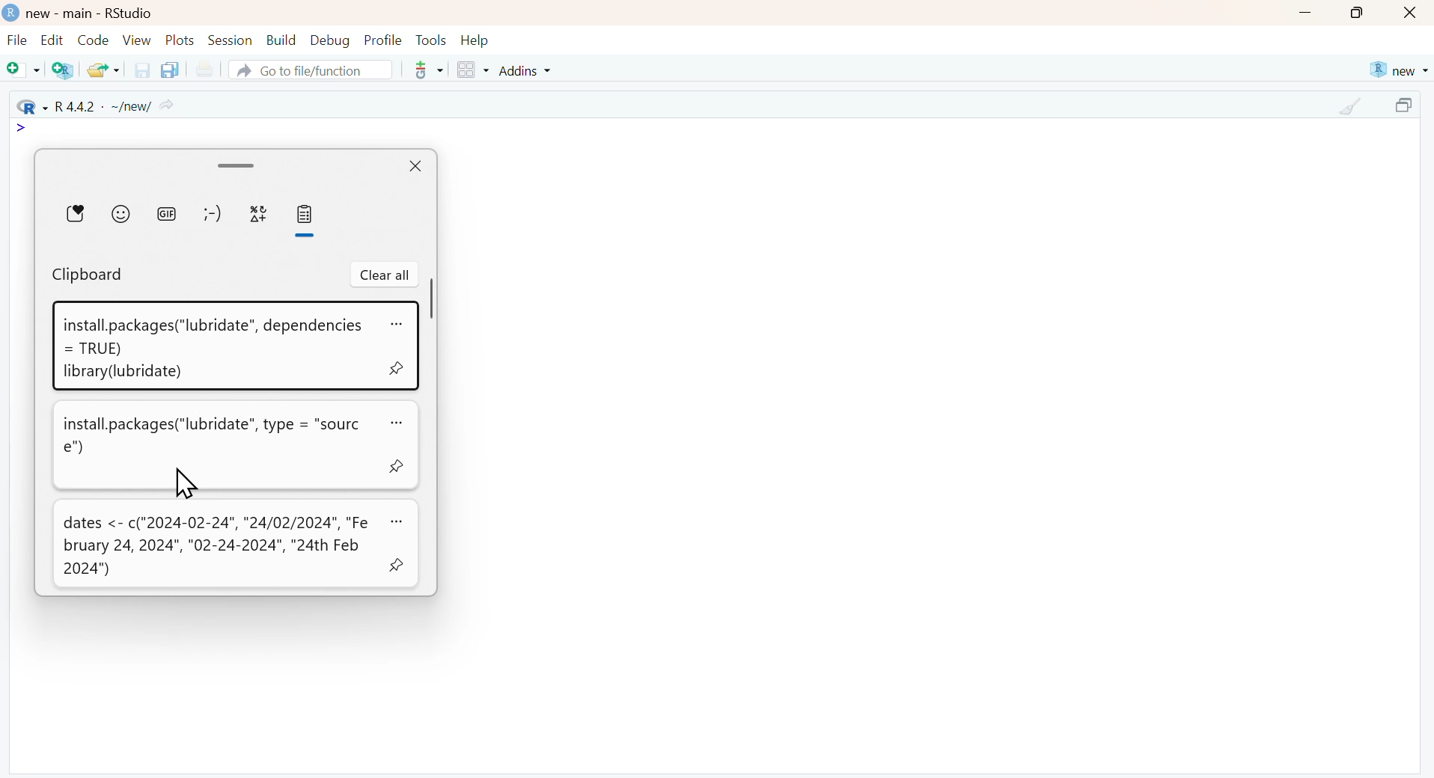 The image size is (1434, 778). Describe the element at coordinates (1397, 70) in the screenshot. I see `new` at that location.